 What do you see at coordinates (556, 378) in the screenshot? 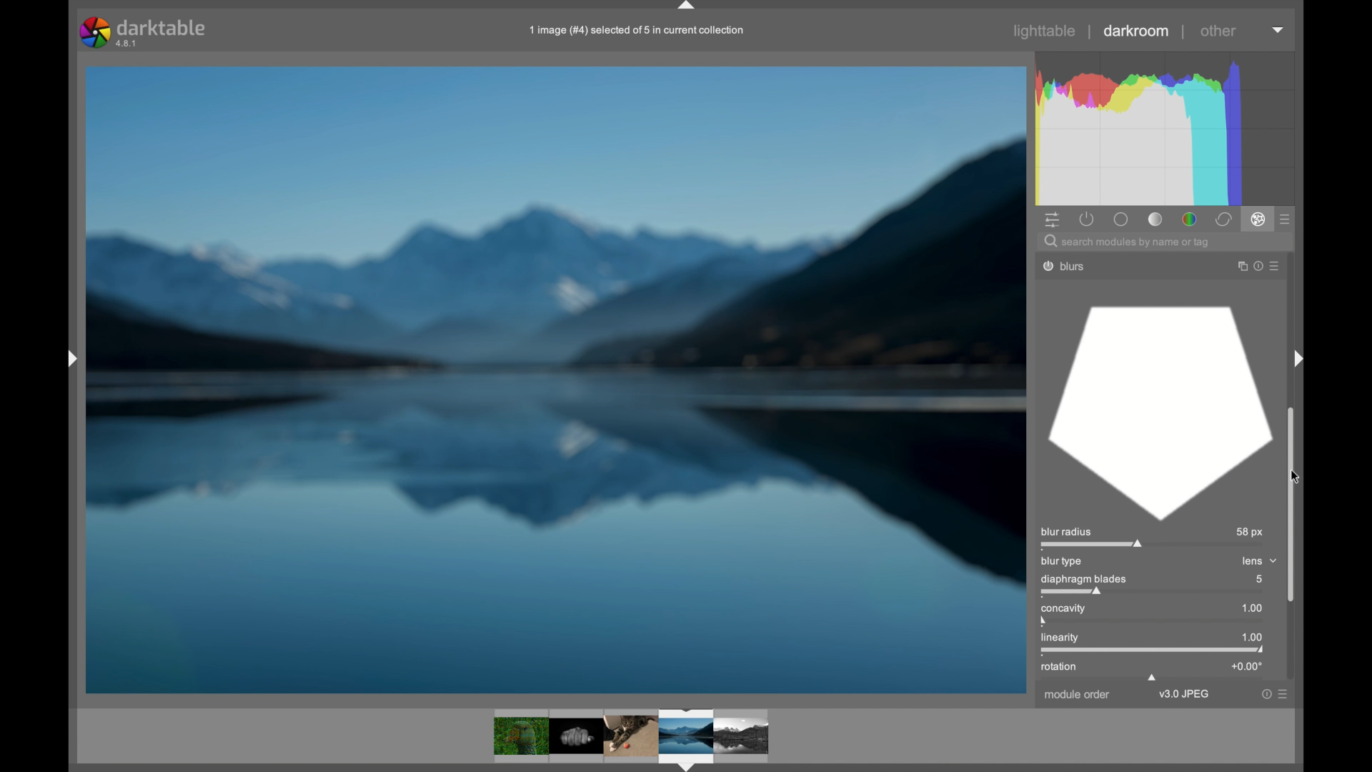
I see `photo ` at bounding box center [556, 378].